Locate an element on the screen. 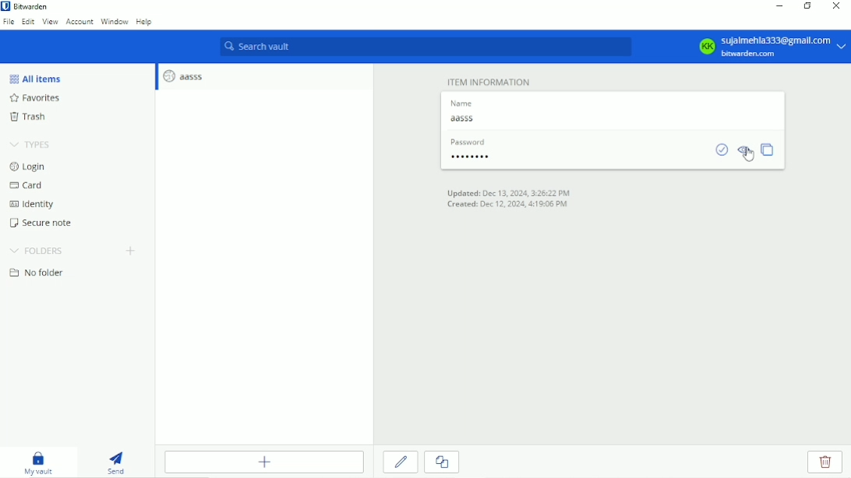 This screenshot has height=478, width=851. Check if password has been exposed is located at coordinates (722, 149).